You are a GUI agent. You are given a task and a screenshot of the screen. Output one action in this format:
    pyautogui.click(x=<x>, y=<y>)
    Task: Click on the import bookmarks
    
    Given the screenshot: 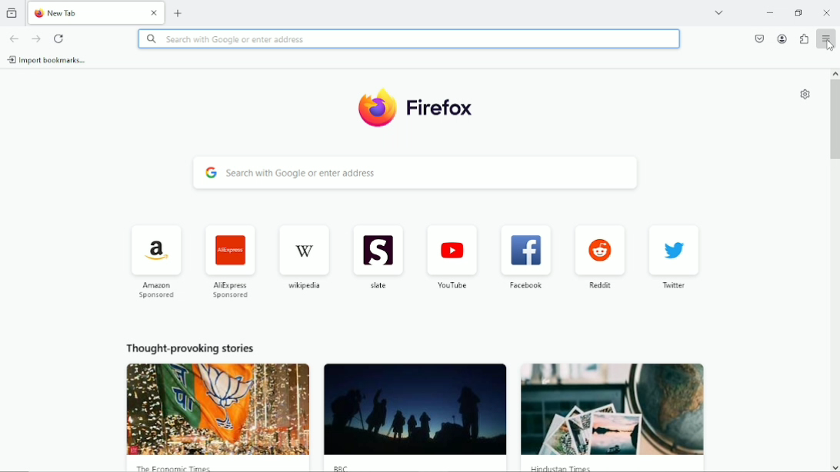 What is the action you would take?
    pyautogui.click(x=48, y=60)
    